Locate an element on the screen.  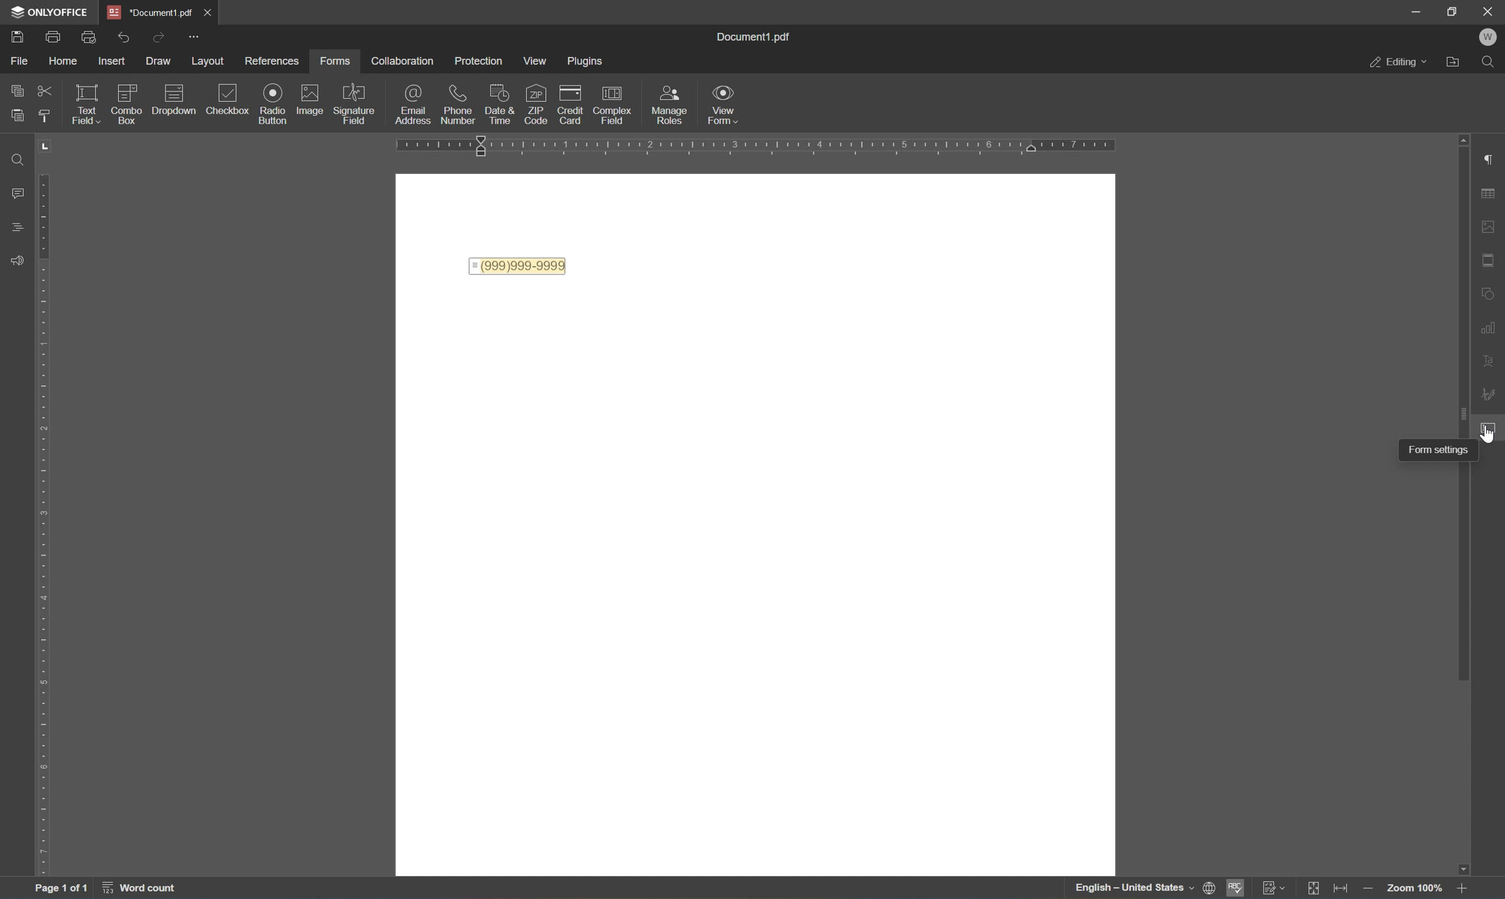
file is located at coordinates (22, 62).